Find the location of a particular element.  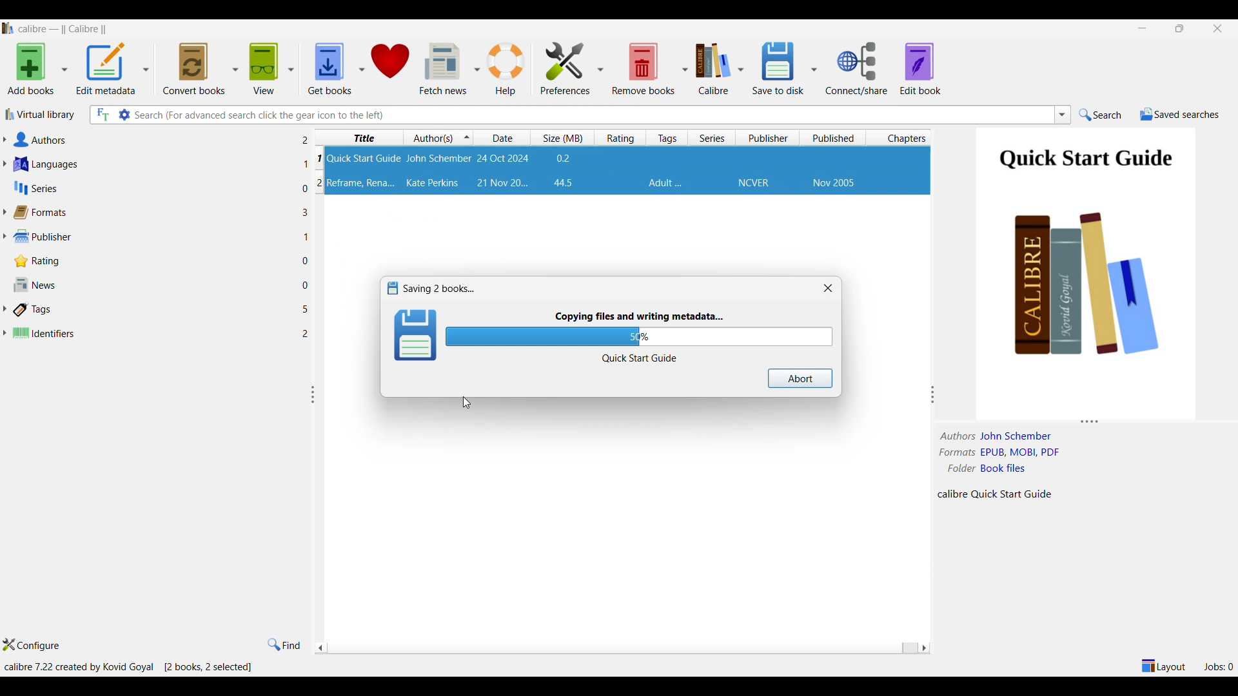

Virtual library  is located at coordinates (41, 114).